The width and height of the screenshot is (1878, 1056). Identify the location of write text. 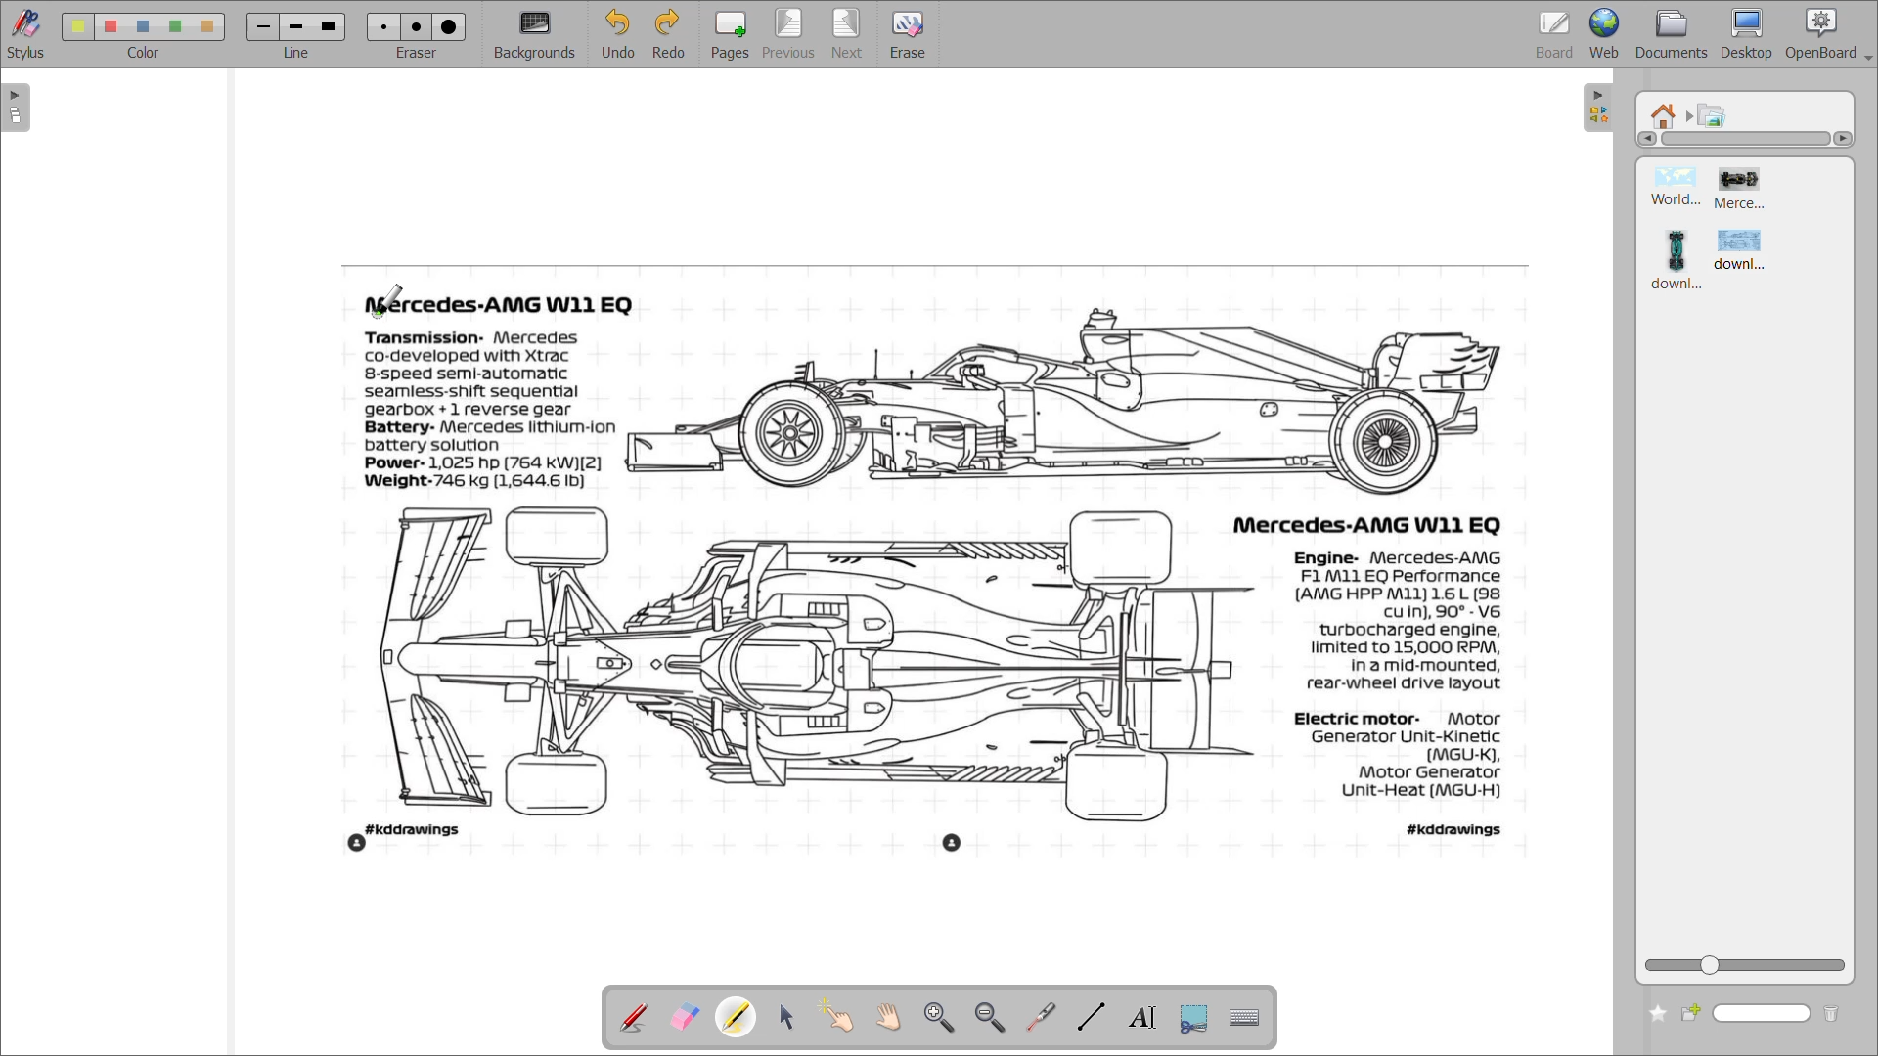
(1141, 1017).